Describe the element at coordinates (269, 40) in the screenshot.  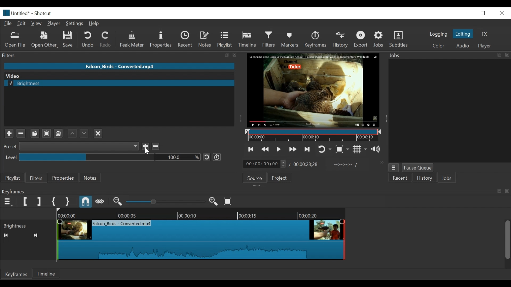
I see `Filters` at that location.